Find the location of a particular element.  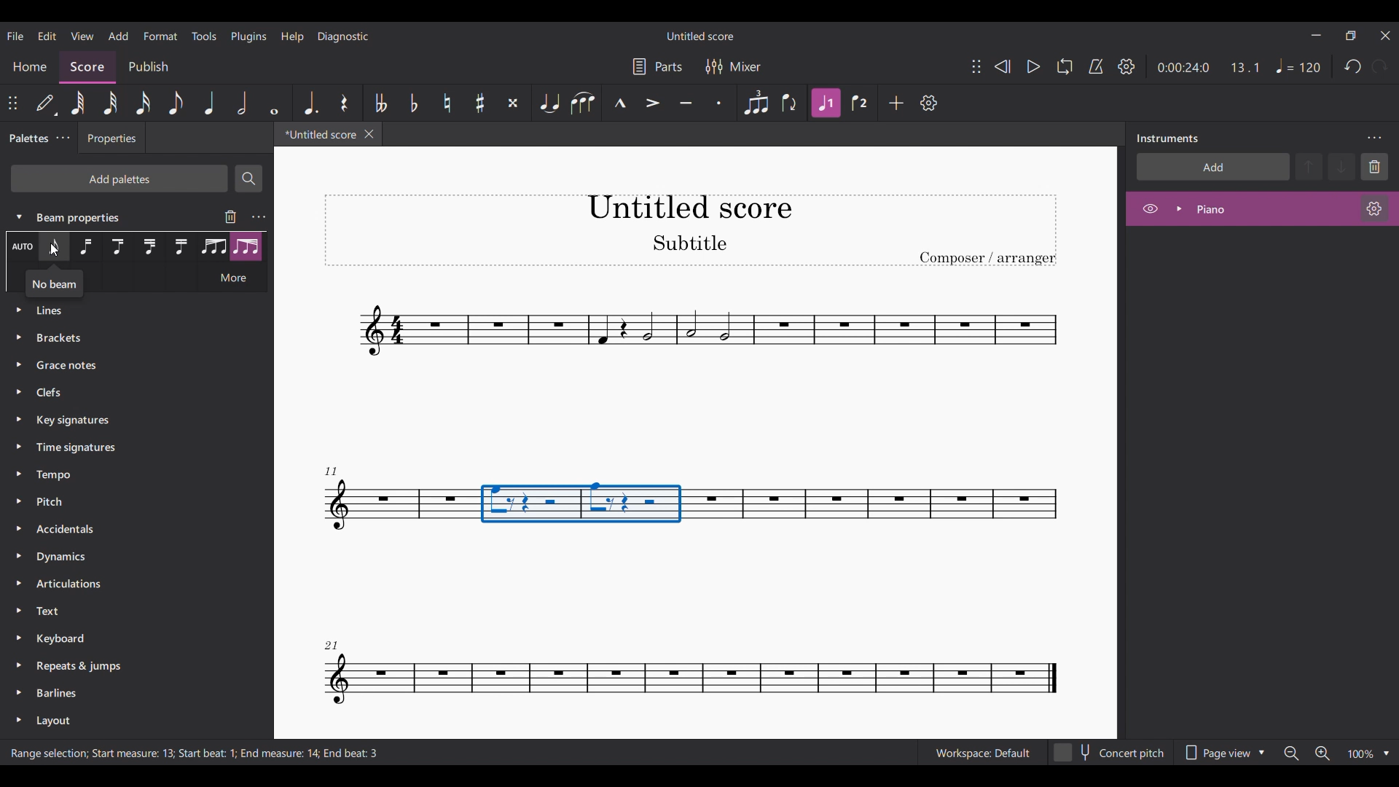

Tie is located at coordinates (550, 103).